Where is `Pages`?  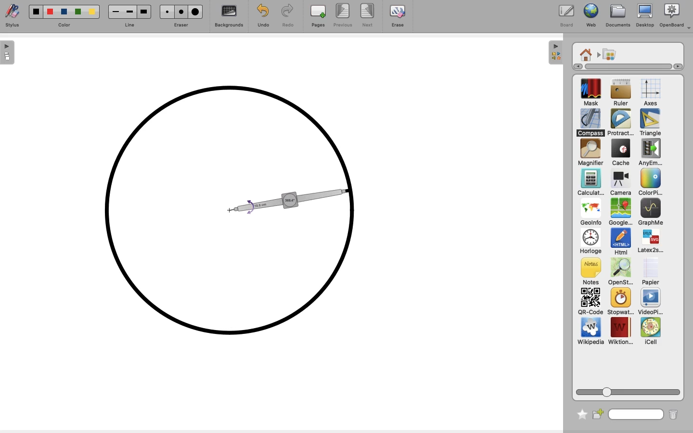 Pages is located at coordinates (318, 17).